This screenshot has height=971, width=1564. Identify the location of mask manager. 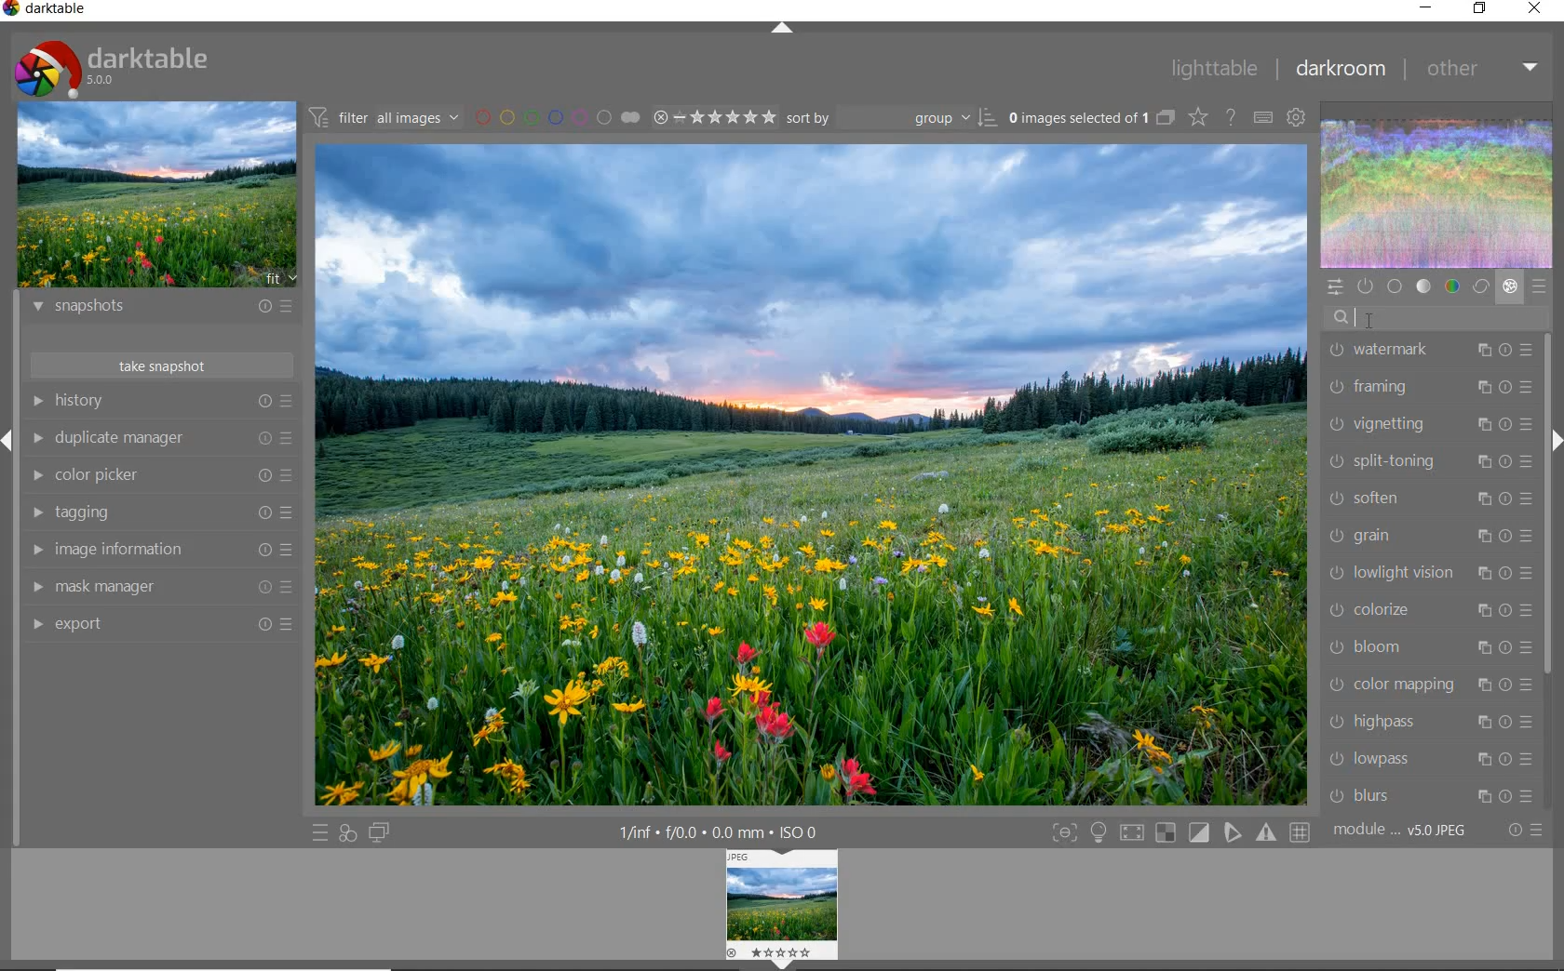
(159, 587).